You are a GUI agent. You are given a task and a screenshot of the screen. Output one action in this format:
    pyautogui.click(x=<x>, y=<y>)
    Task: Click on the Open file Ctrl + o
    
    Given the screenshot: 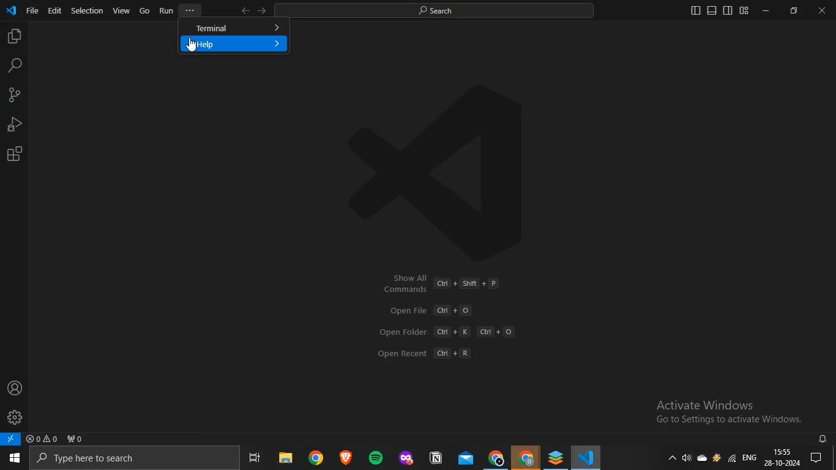 What is the action you would take?
    pyautogui.click(x=430, y=310)
    